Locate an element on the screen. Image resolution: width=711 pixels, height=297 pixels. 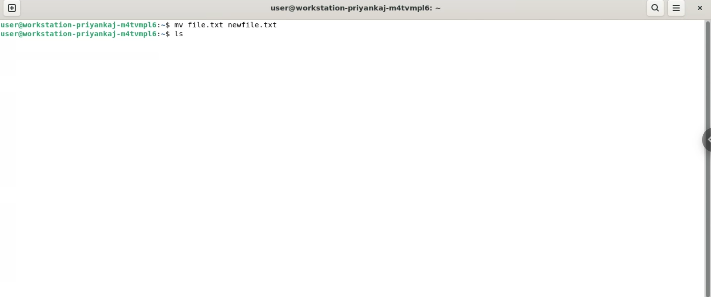
ls is located at coordinates (181, 34).